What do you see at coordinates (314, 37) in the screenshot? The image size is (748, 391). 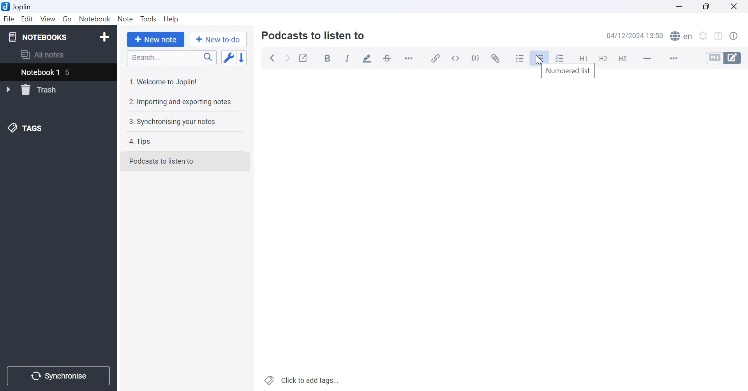 I see `Podcasts to listen to` at bounding box center [314, 37].